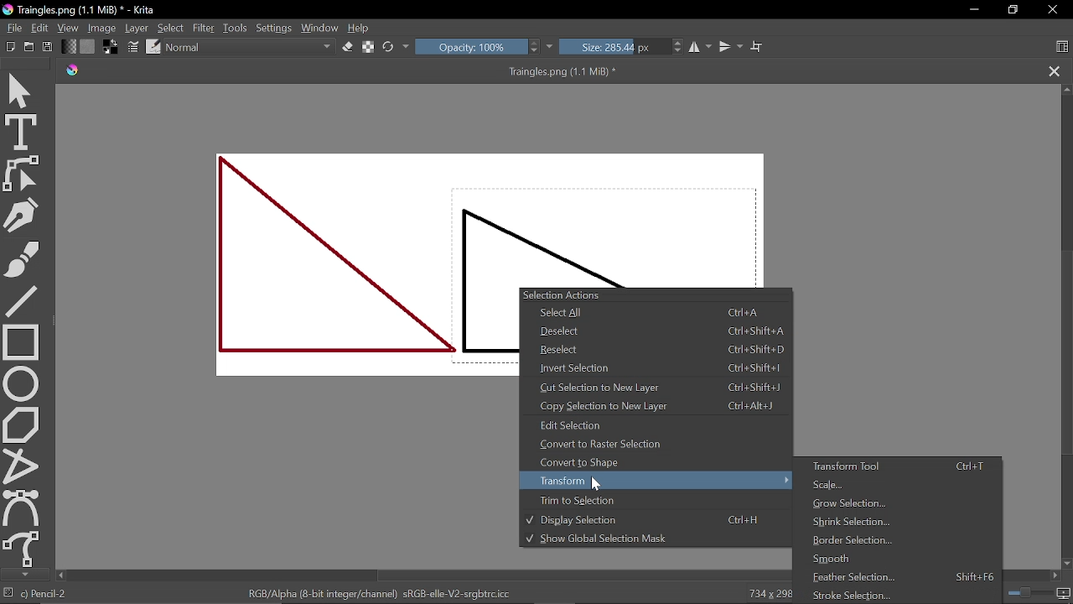  I want to click on Text tool, so click(22, 132).